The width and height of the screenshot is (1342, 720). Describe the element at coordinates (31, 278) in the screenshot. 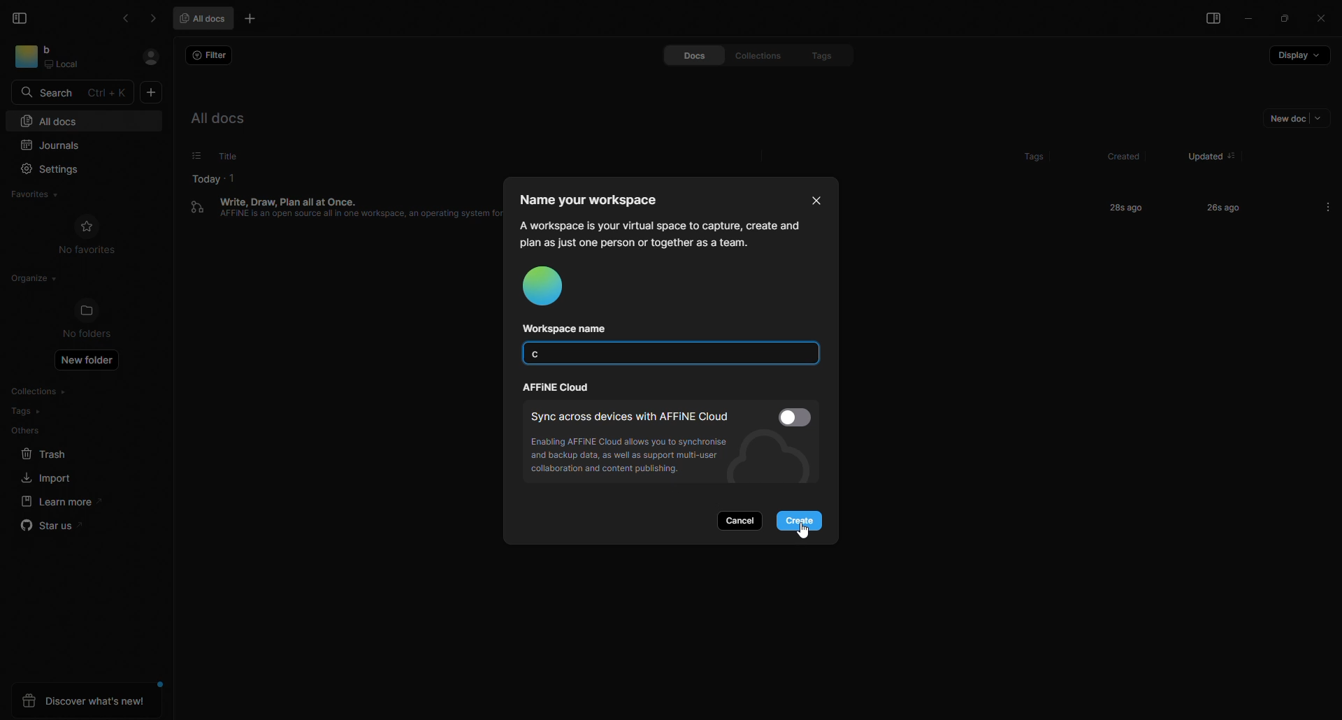

I see `organize` at that location.